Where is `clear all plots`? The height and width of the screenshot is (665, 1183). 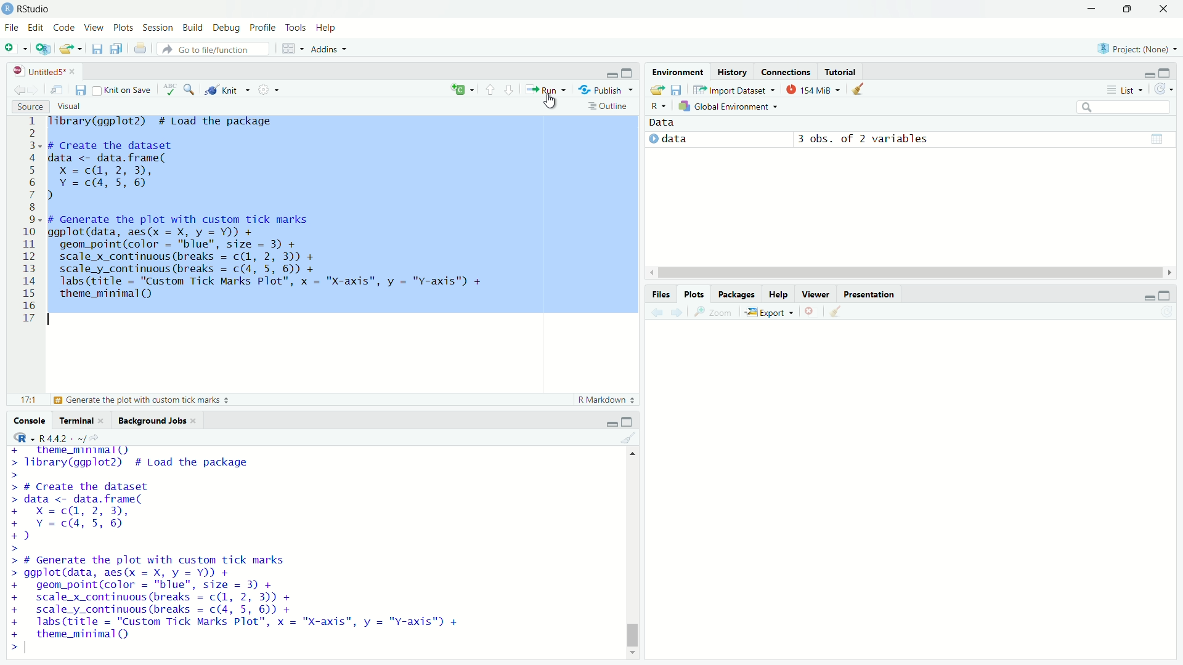
clear all plots is located at coordinates (835, 312).